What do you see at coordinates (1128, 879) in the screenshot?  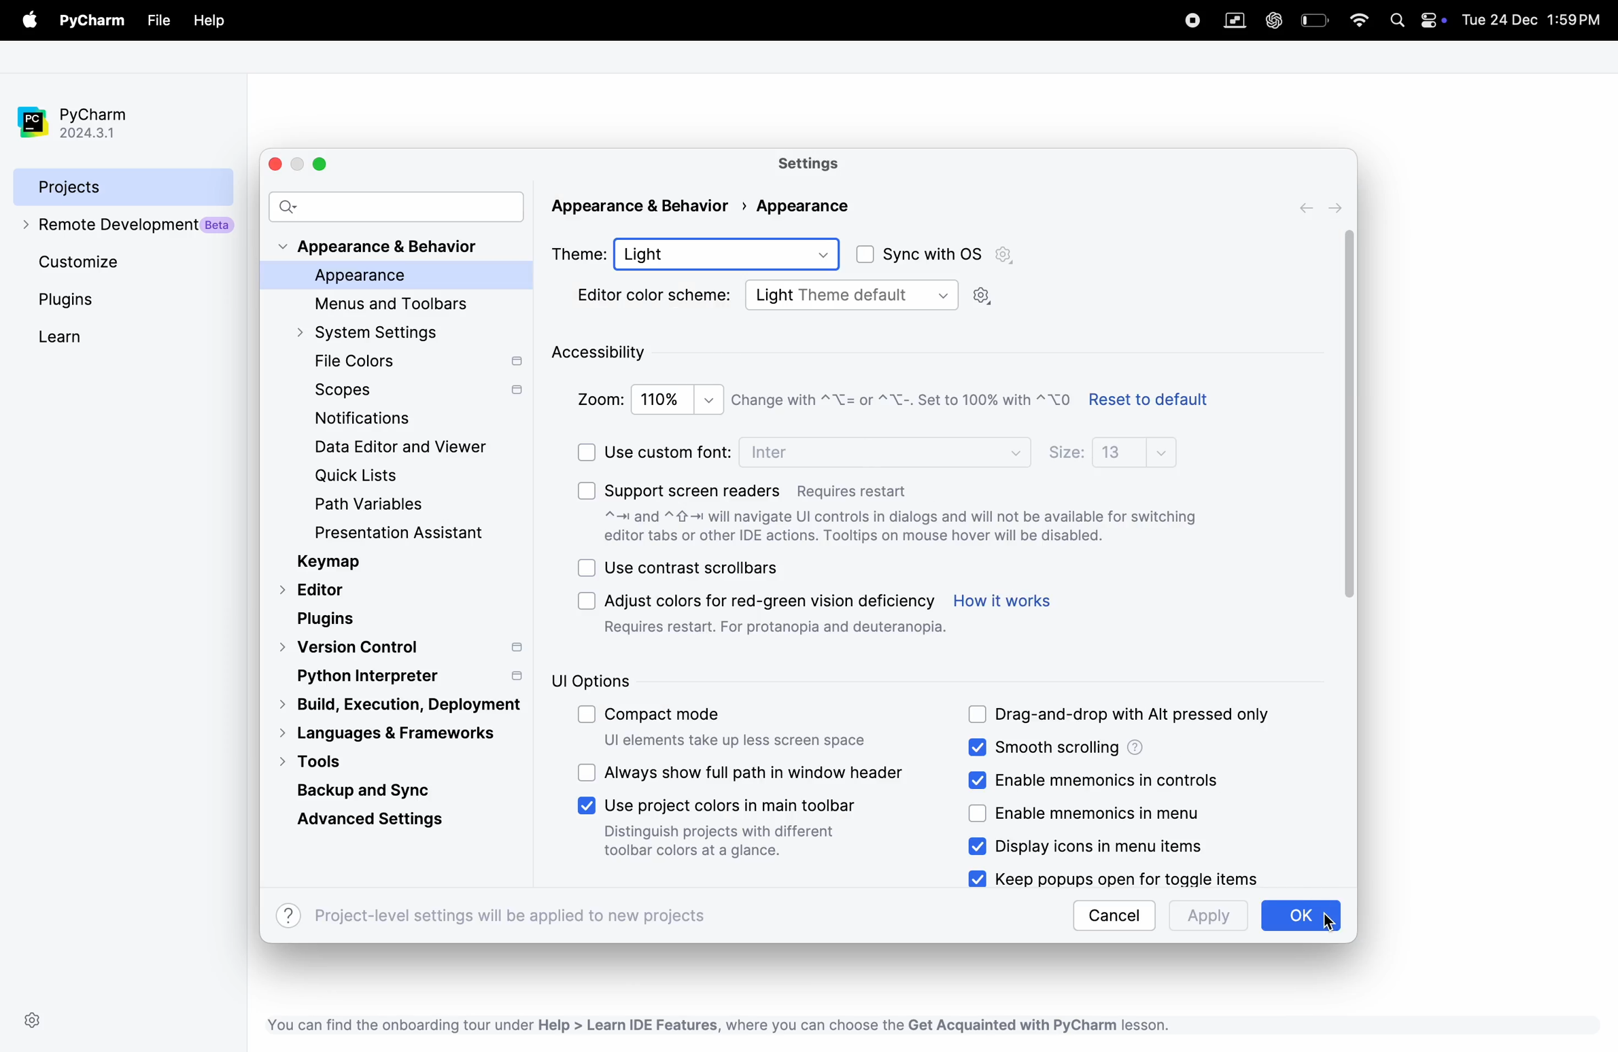 I see `keep popups for open for toggle` at bounding box center [1128, 879].